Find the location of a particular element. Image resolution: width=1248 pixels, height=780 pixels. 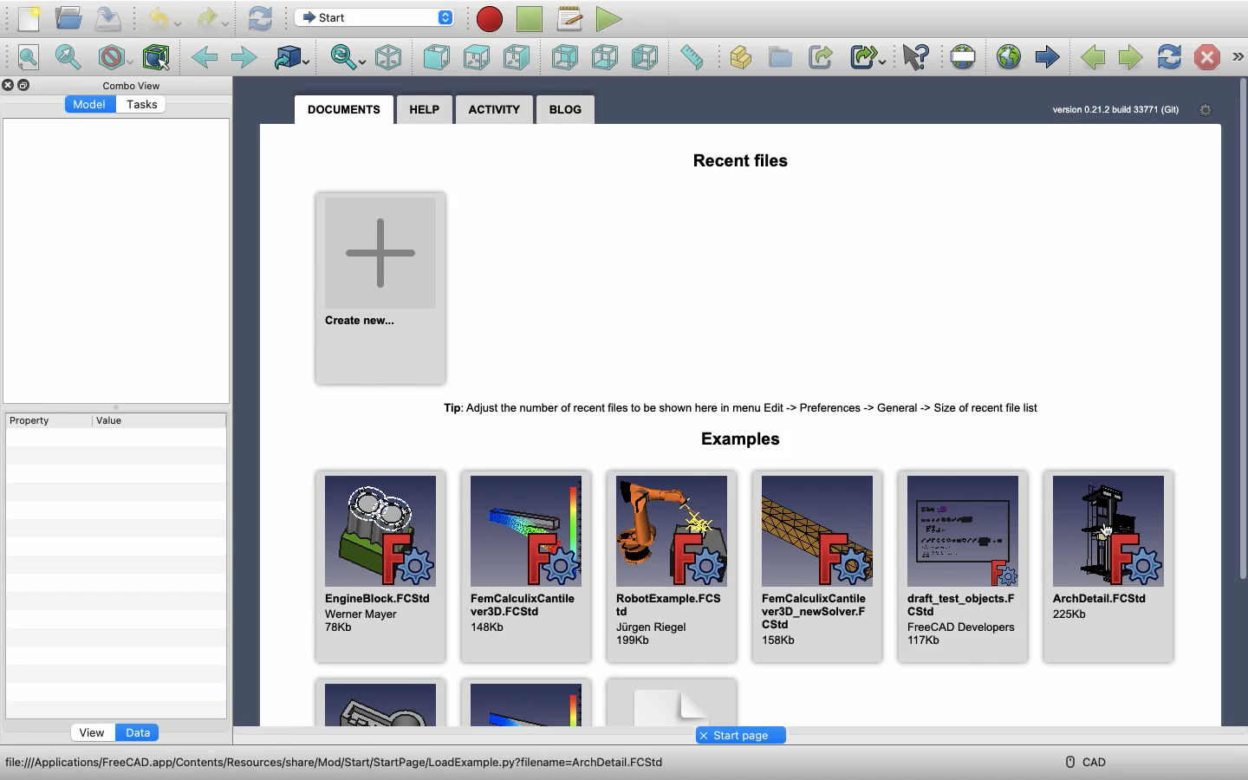

Example is located at coordinates (671, 700).